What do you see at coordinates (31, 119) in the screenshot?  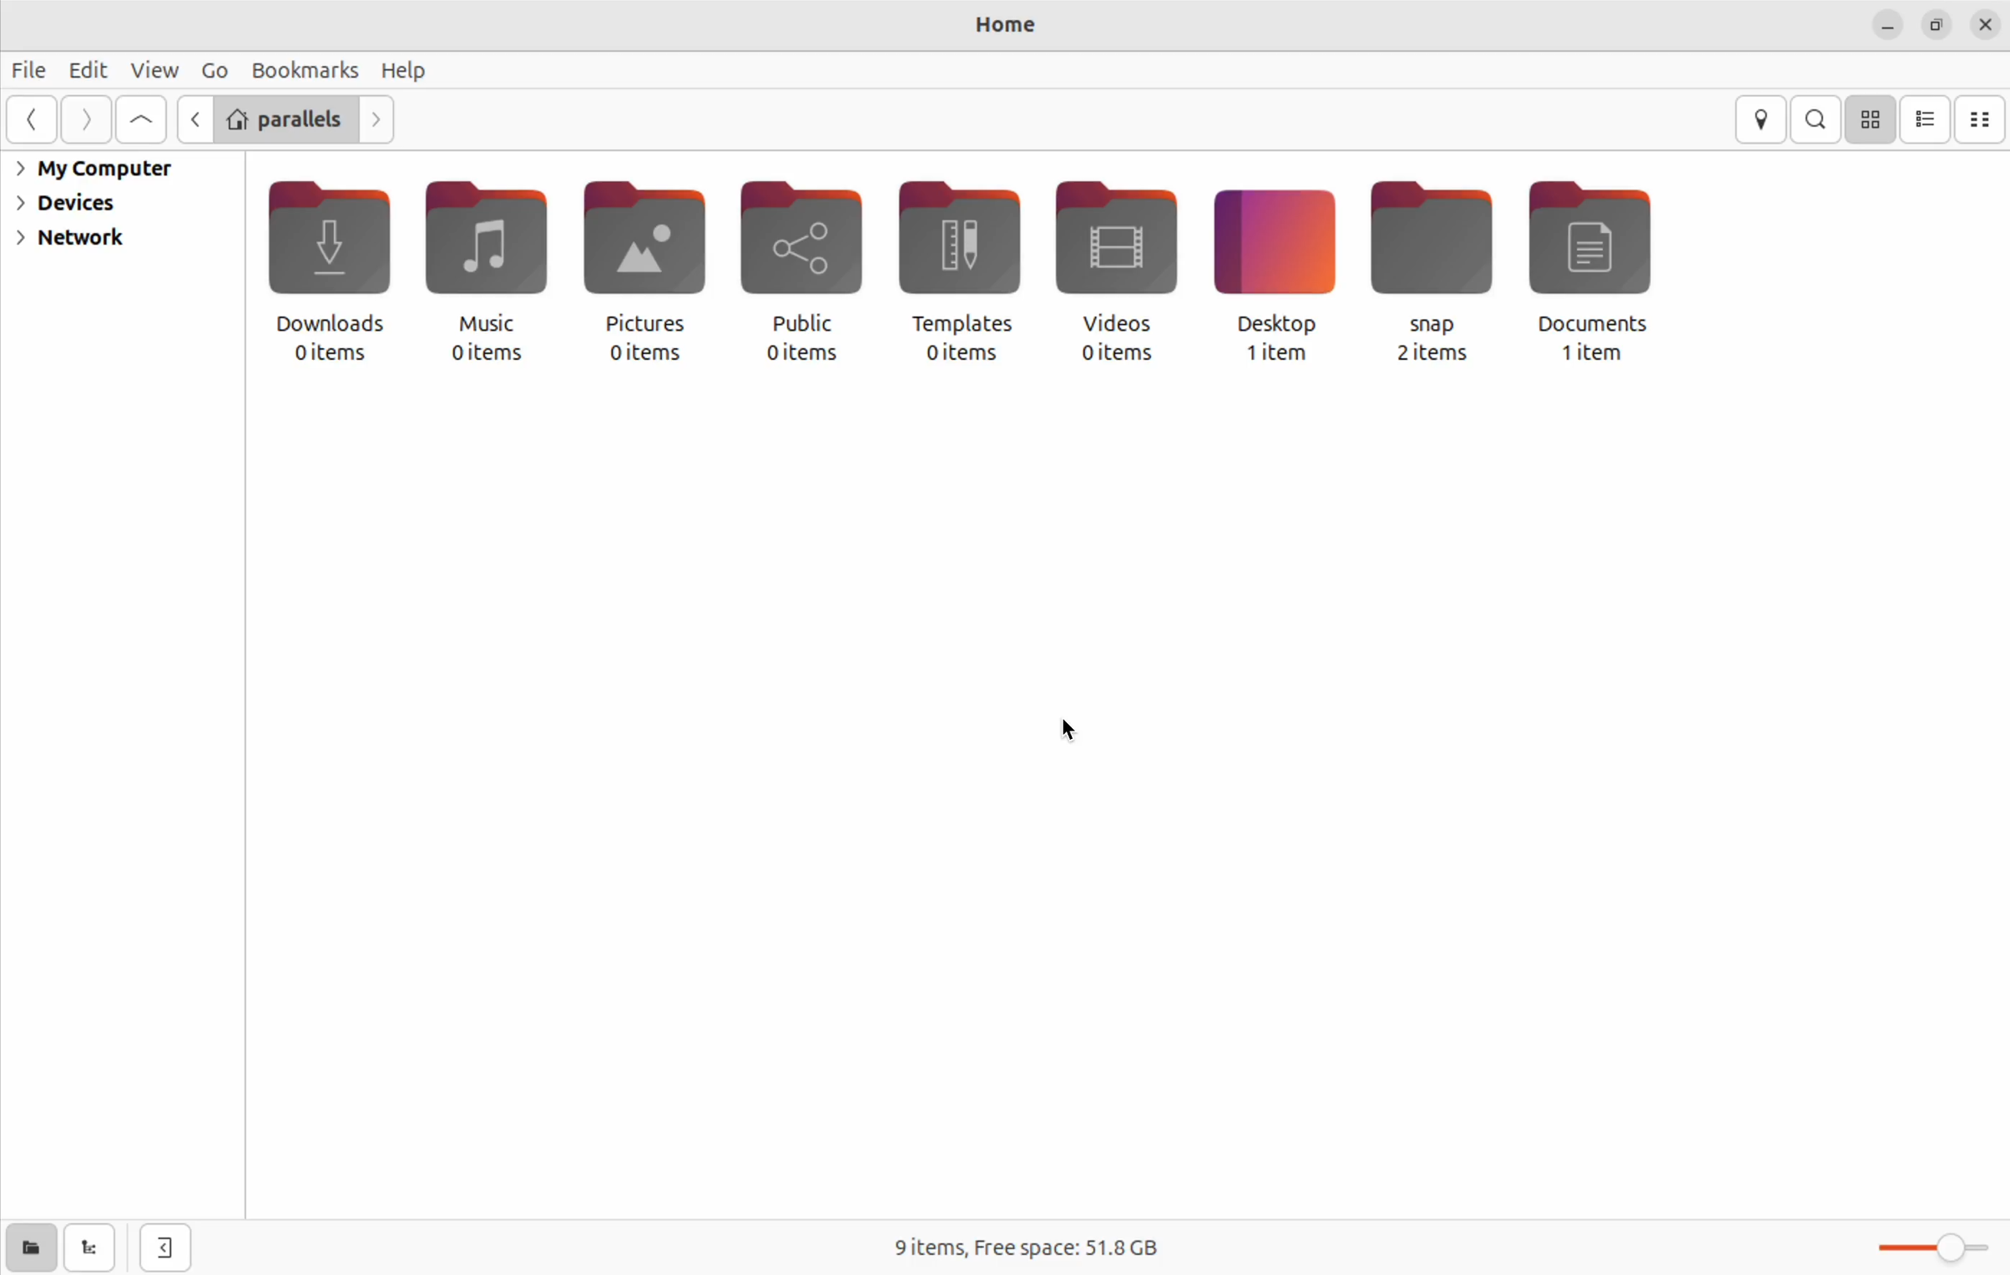 I see `go back` at bounding box center [31, 119].